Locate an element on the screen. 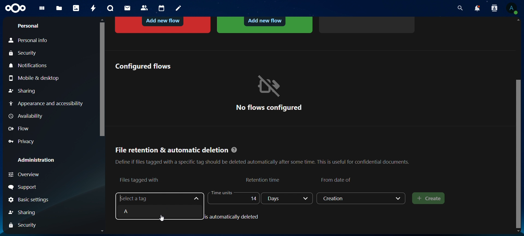 This screenshot has height=236, width=524. retention time is located at coordinates (264, 179).